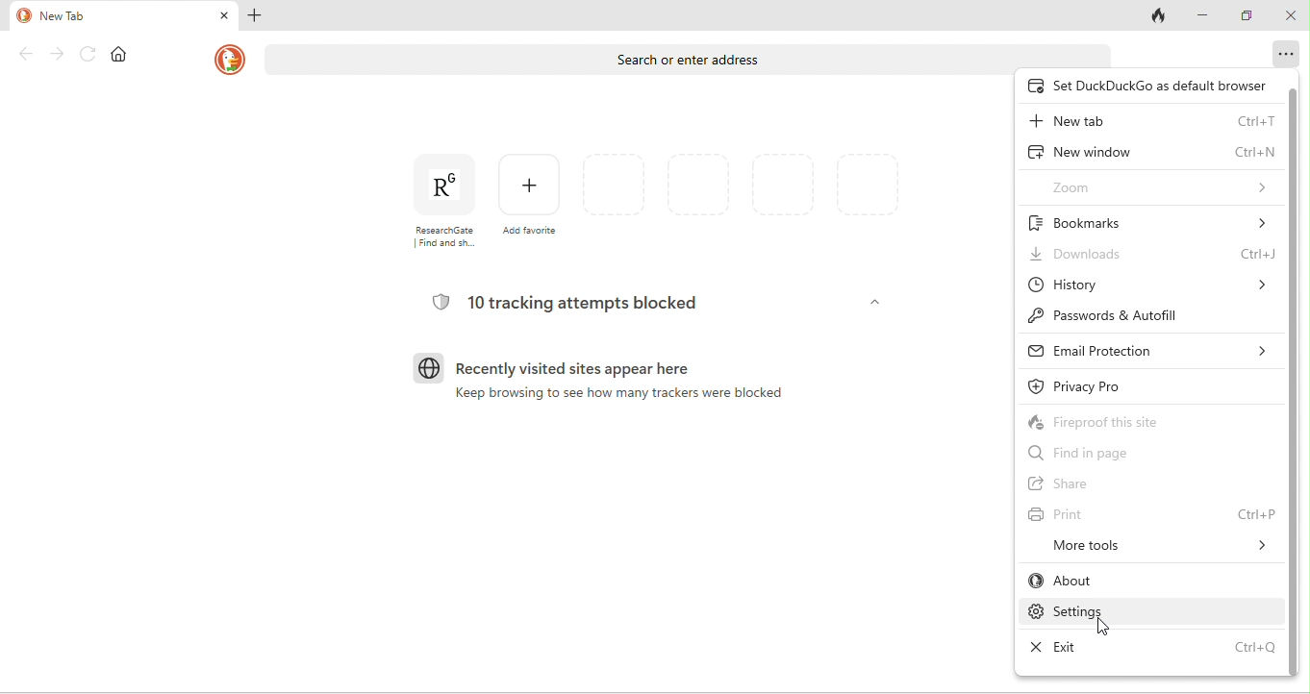  I want to click on downloads, so click(1150, 251).